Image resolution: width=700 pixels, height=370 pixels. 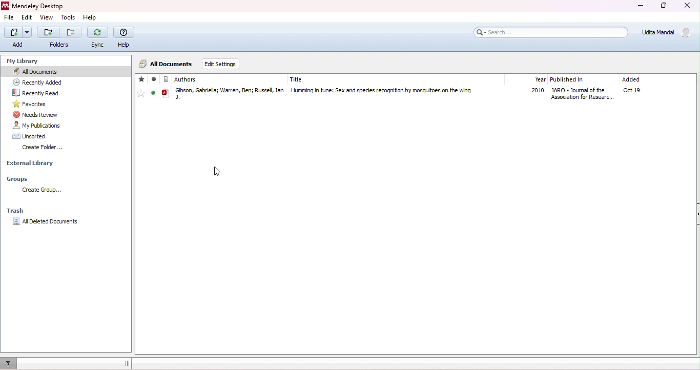 I want to click on all documents, so click(x=167, y=65).